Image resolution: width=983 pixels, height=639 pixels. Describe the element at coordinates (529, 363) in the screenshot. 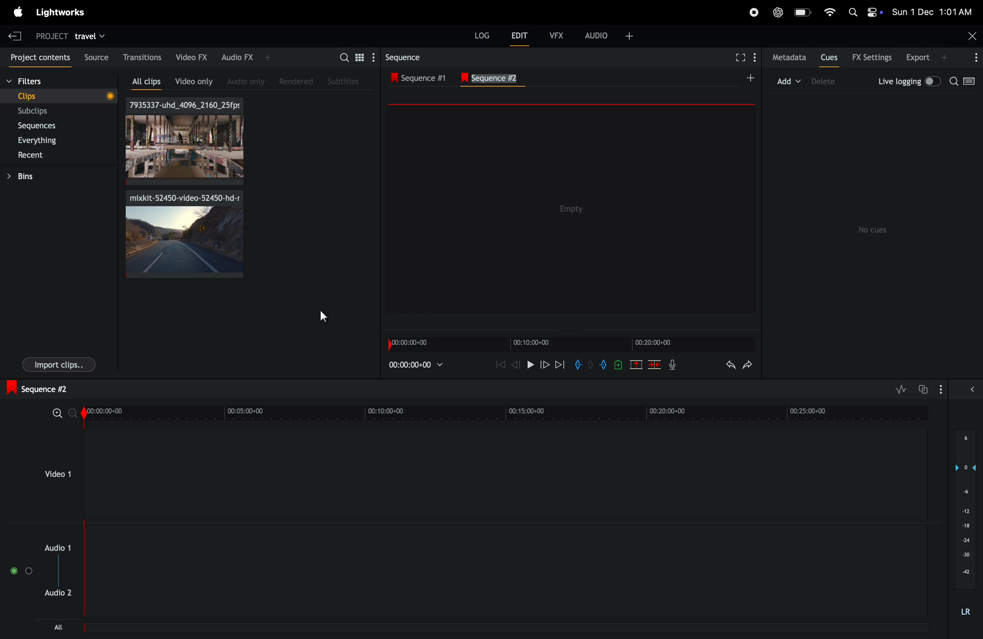

I see `pause play` at that location.